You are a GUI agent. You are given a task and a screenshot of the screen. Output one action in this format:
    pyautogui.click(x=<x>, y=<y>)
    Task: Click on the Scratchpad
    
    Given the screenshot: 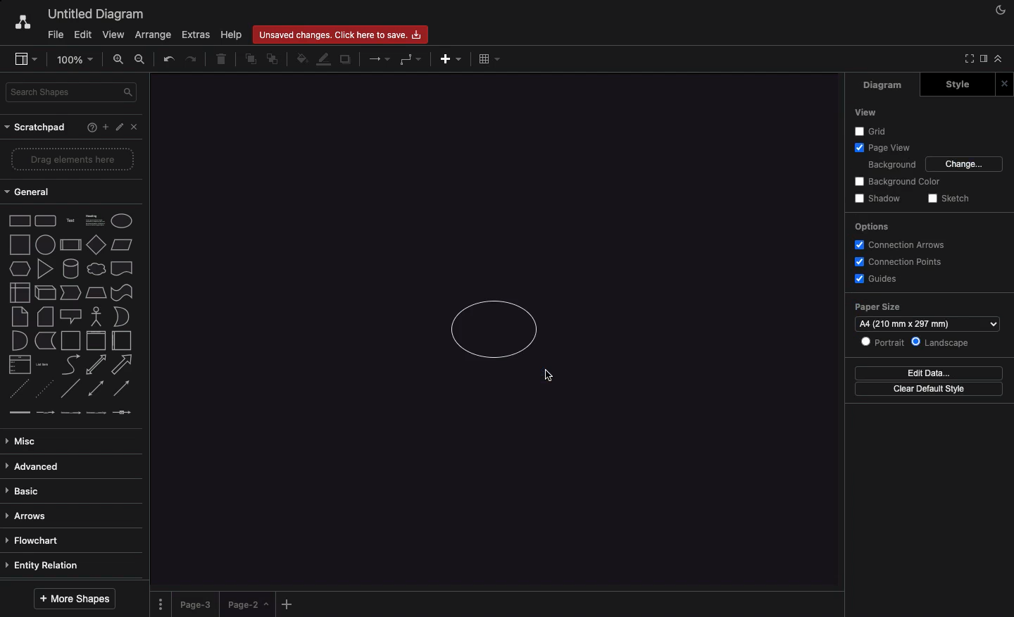 What is the action you would take?
    pyautogui.click(x=37, y=128)
    